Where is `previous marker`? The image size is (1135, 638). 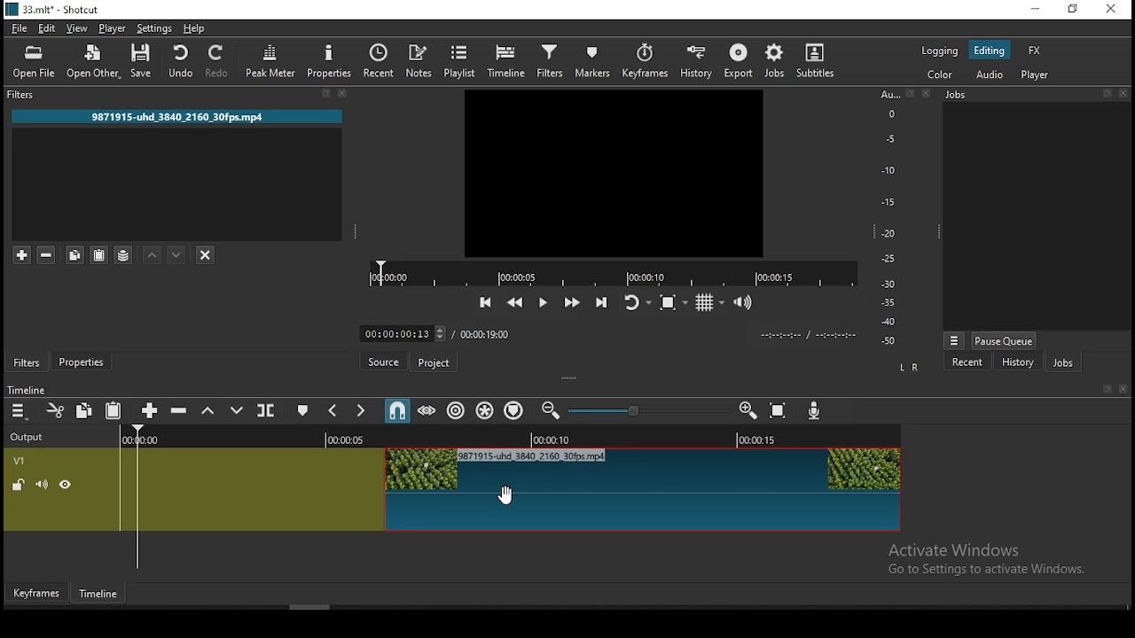 previous marker is located at coordinates (336, 408).